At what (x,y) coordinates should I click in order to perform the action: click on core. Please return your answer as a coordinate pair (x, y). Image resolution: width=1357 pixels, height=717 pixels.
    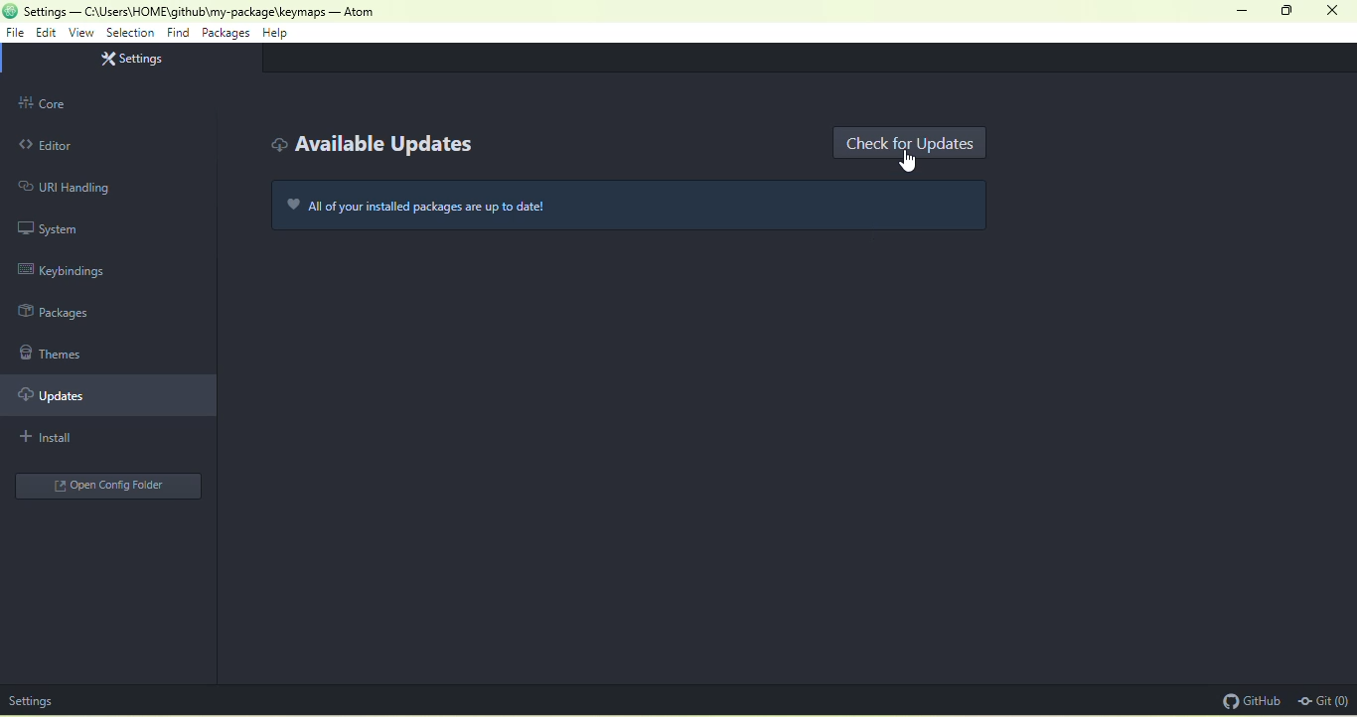
    Looking at the image, I should click on (107, 103).